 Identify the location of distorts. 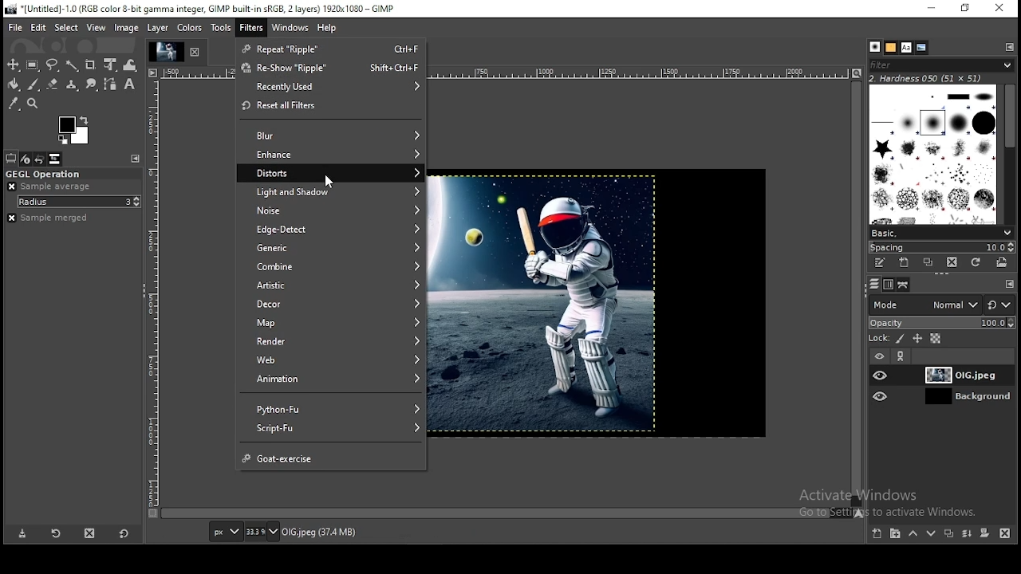
(339, 174).